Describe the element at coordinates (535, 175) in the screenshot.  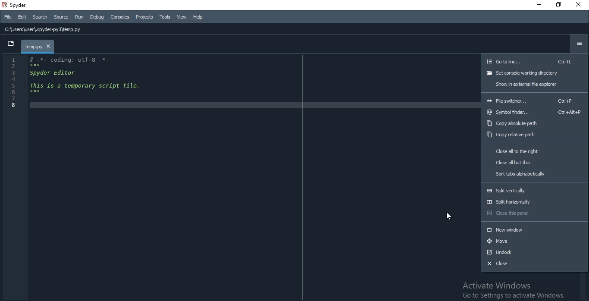
I see `sort tabs alphabetically` at that location.